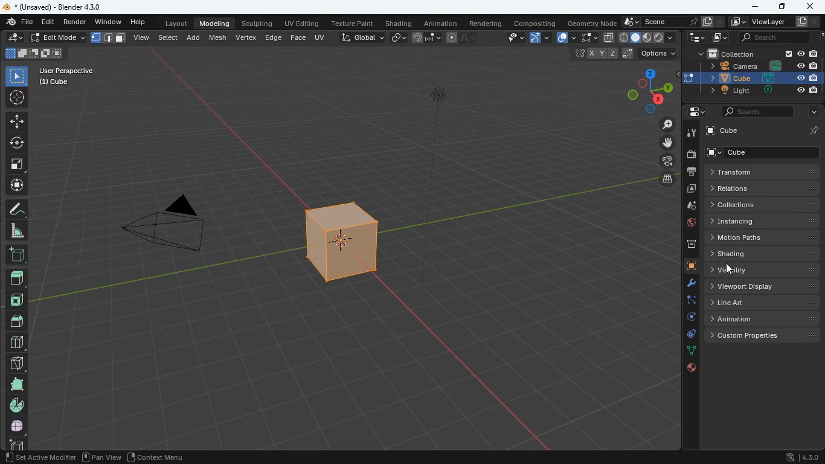 This screenshot has width=825, height=464. Describe the element at coordinates (765, 303) in the screenshot. I see `line art` at that location.